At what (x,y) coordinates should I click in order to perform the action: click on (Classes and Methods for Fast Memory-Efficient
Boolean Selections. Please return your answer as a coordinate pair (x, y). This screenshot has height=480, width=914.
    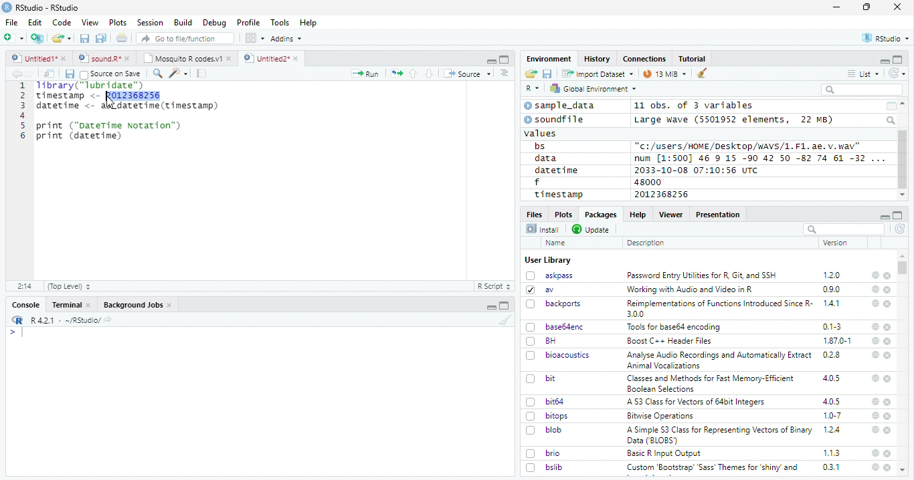
    Looking at the image, I should click on (712, 383).